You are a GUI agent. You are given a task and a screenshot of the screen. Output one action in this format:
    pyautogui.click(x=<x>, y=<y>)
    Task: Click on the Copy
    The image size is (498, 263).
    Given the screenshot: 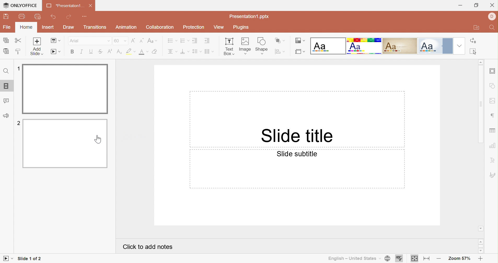 What is the action you would take?
    pyautogui.click(x=5, y=40)
    